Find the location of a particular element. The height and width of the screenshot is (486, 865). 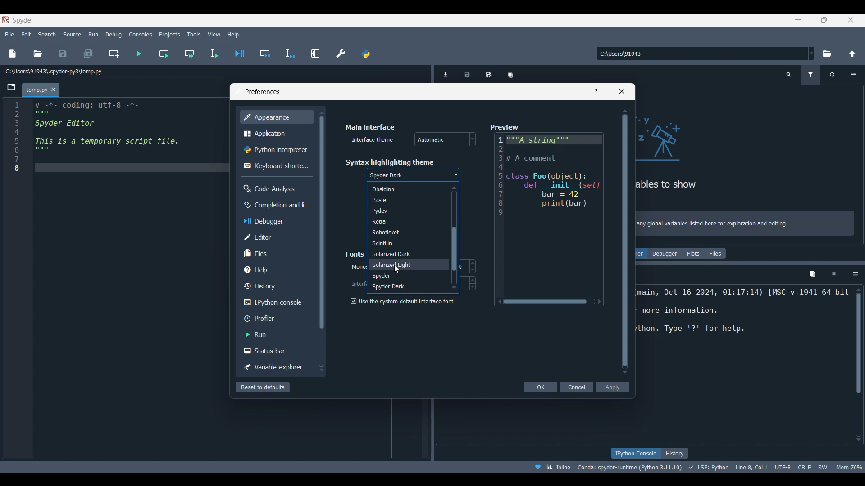

Preferences, highlighted by cursor is located at coordinates (338, 52).